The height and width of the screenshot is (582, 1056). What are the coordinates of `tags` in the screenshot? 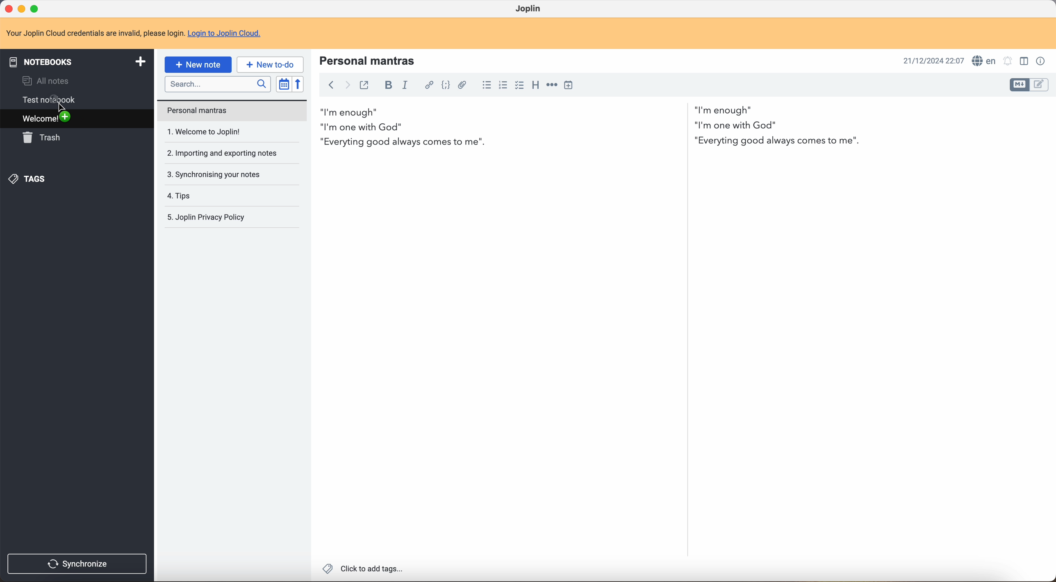 It's located at (31, 181).